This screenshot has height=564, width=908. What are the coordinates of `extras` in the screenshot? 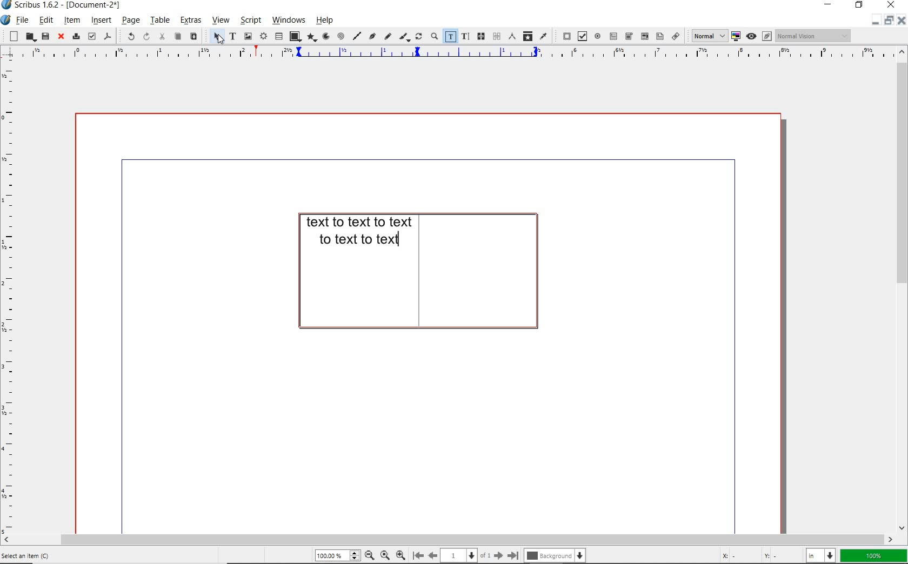 It's located at (191, 21).